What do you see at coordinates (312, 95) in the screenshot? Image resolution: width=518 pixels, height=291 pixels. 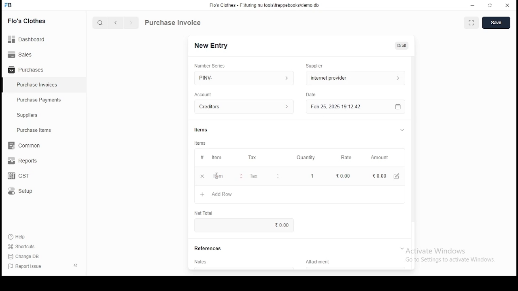 I see `Date` at bounding box center [312, 95].